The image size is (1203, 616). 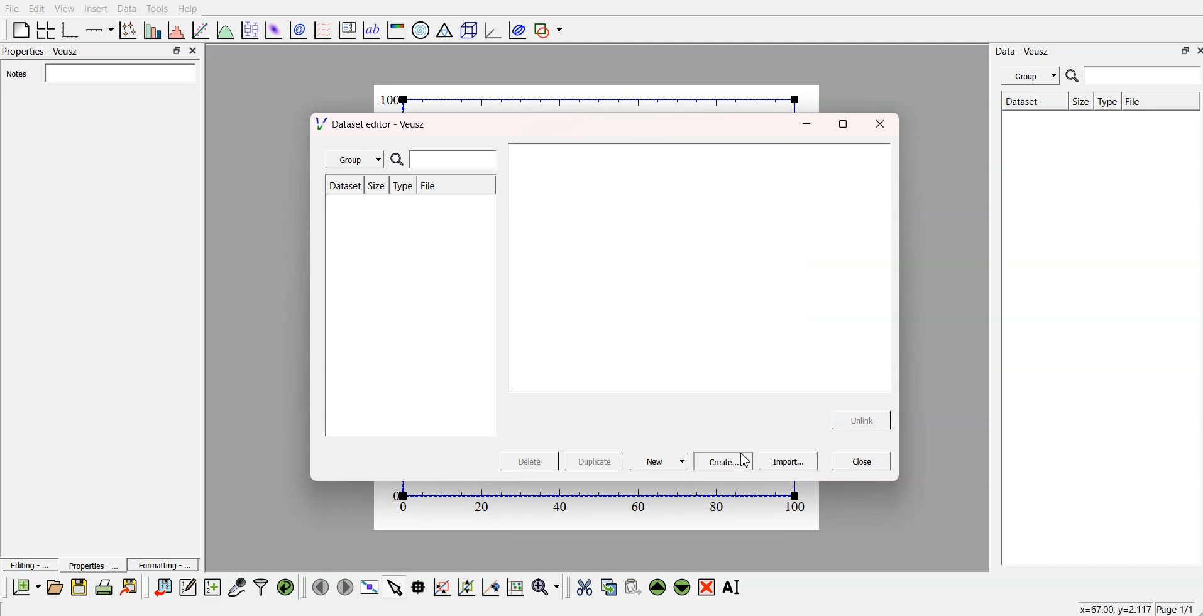 What do you see at coordinates (287, 586) in the screenshot?
I see `reload linked datasets` at bounding box center [287, 586].